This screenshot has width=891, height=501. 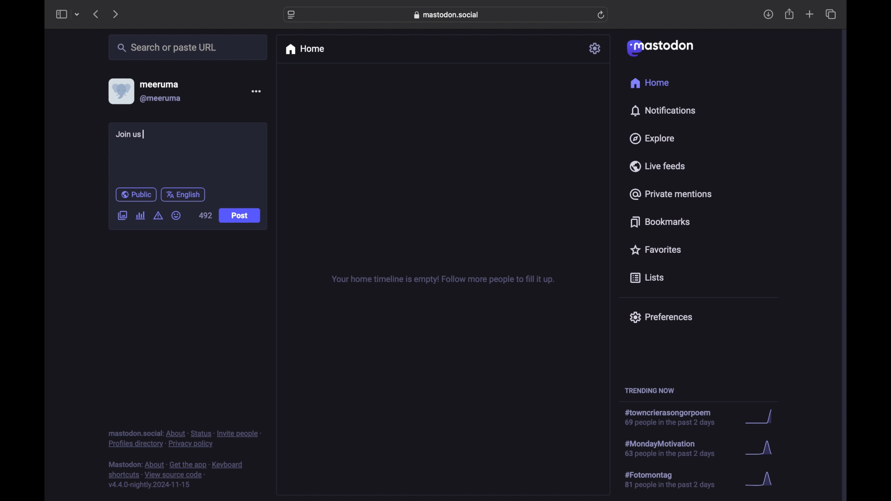 What do you see at coordinates (135, 135) in the screenshot?
I see `Join us` at bounding box center [135, 135].